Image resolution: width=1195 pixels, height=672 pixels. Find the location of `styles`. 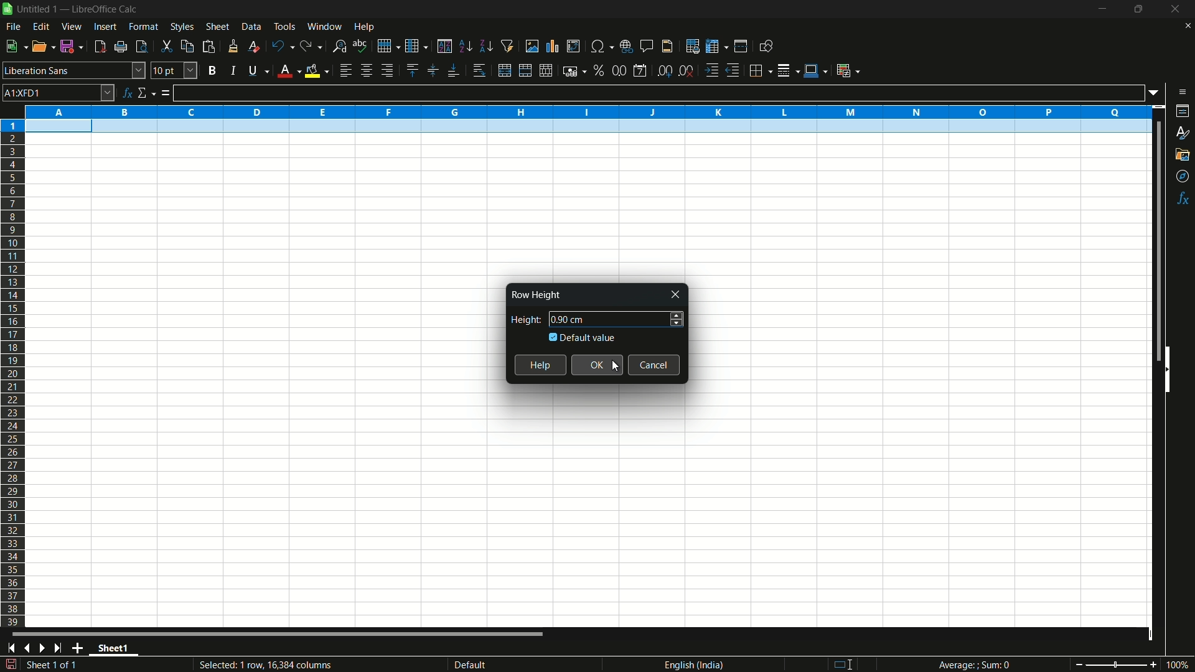

styles is located at coordinates (1181, 134).